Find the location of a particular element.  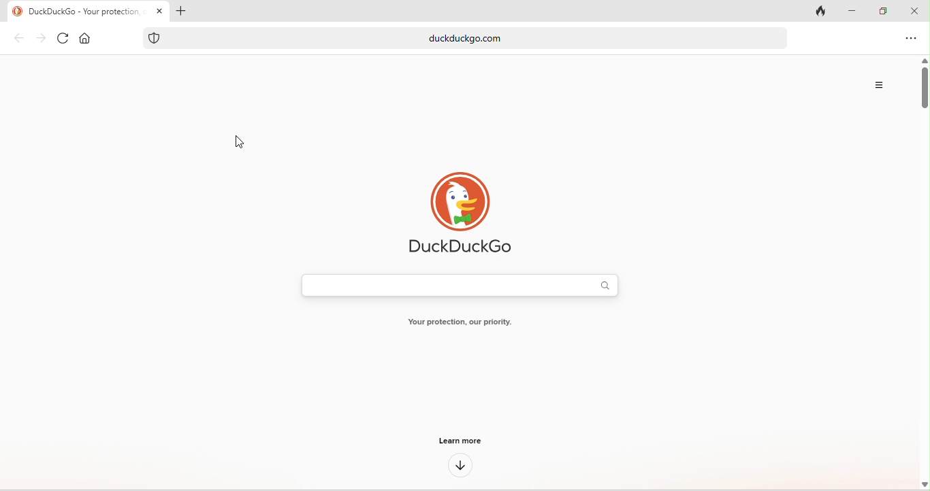

close is located at coordinates (915, 12).